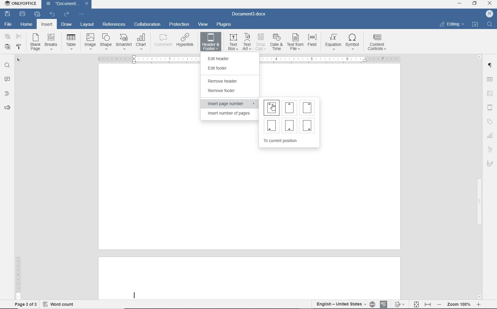 Image resolution: width=497 pixels, height=309 pixels. What do you see at coordinates (52, 43) in the screenshot?
I see `BREAKS` at bounding box center [52, 43].